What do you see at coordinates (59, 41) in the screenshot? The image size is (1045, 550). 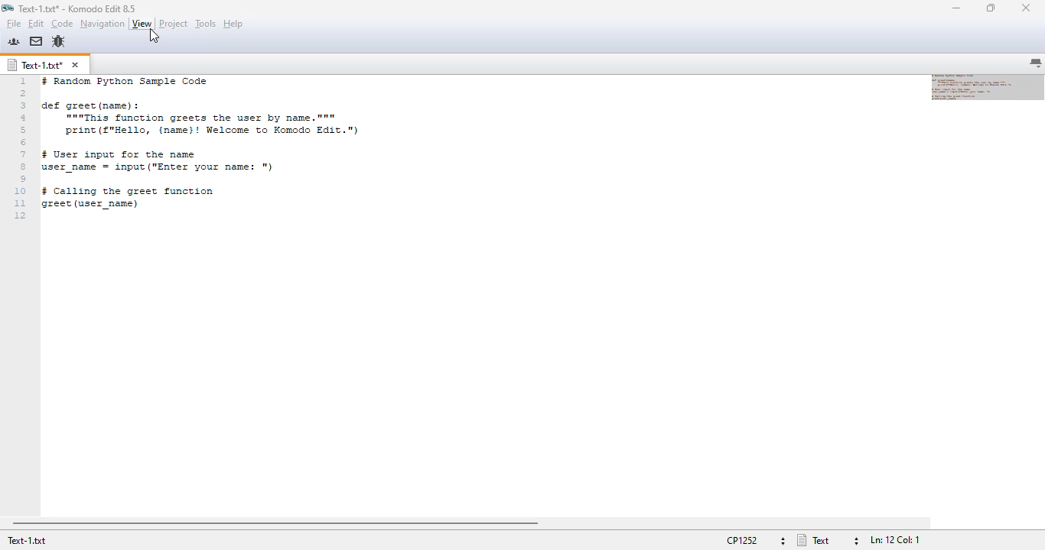 I see `report a bug in the komodo bugzilla database` at bounding box center [59, 41].